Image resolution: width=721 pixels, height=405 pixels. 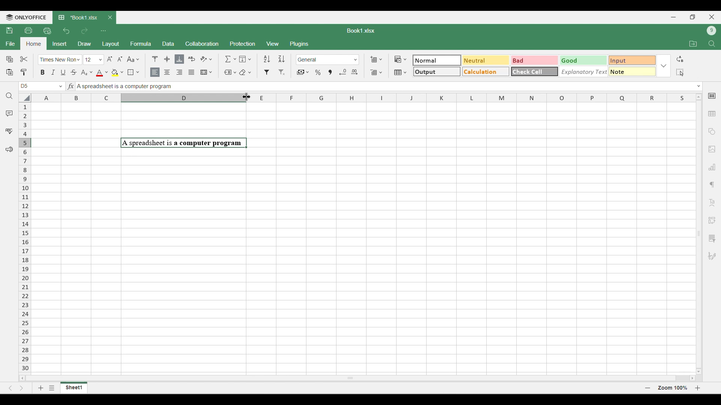 I want to click on Open file location, so click(x=693, y=43).